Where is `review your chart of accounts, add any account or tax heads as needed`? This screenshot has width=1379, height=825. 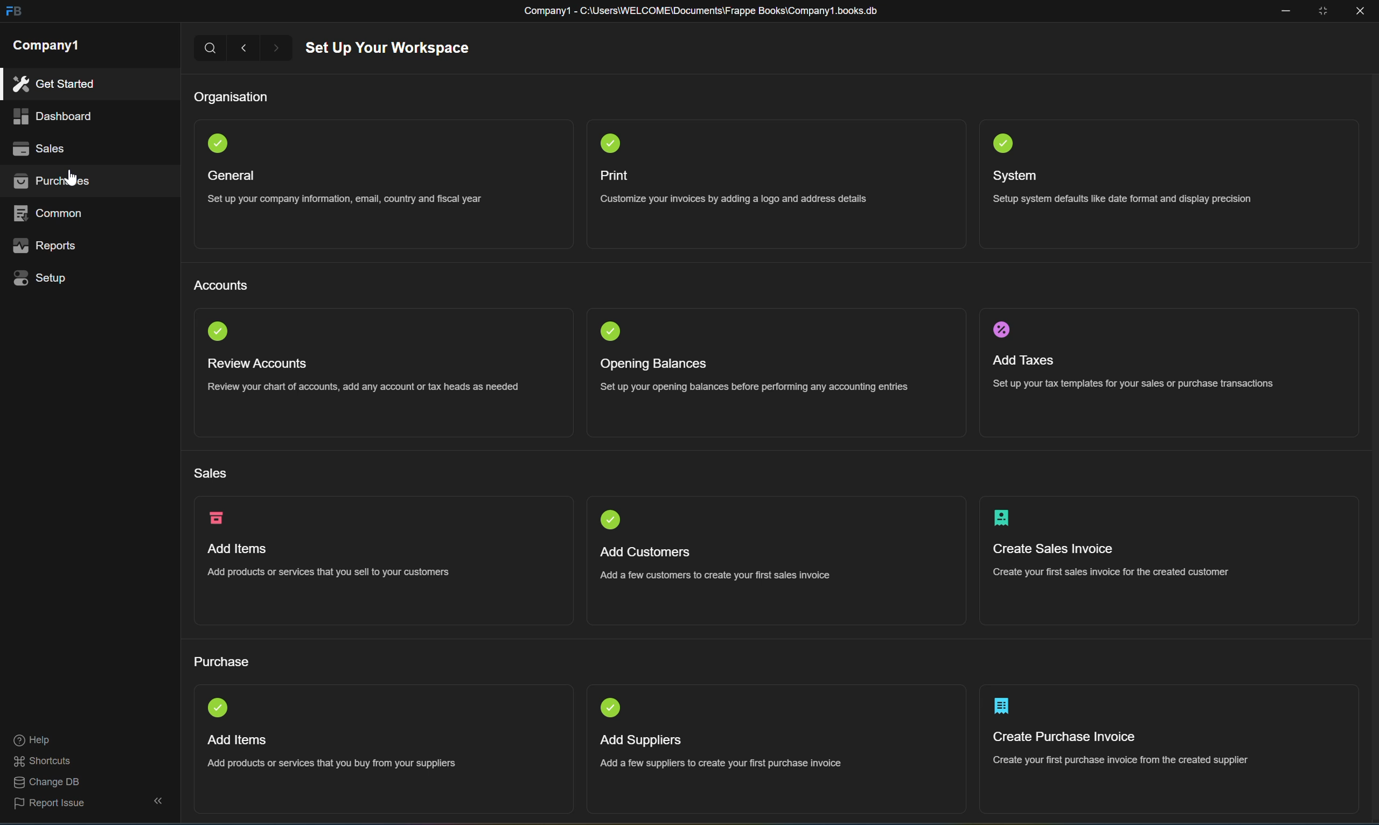 review your chart of accounts, add any account or tax heads as needed is located at coordinates (363, 388).